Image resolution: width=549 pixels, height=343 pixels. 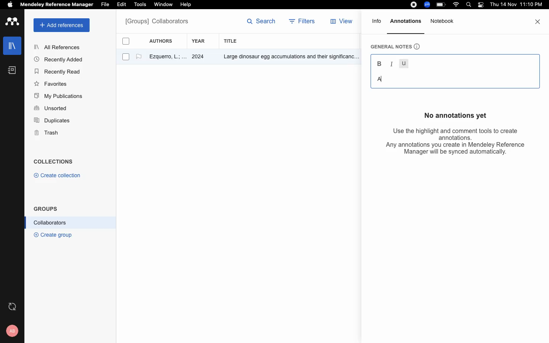 I want to click on Bold, so click(x=377, y=62).